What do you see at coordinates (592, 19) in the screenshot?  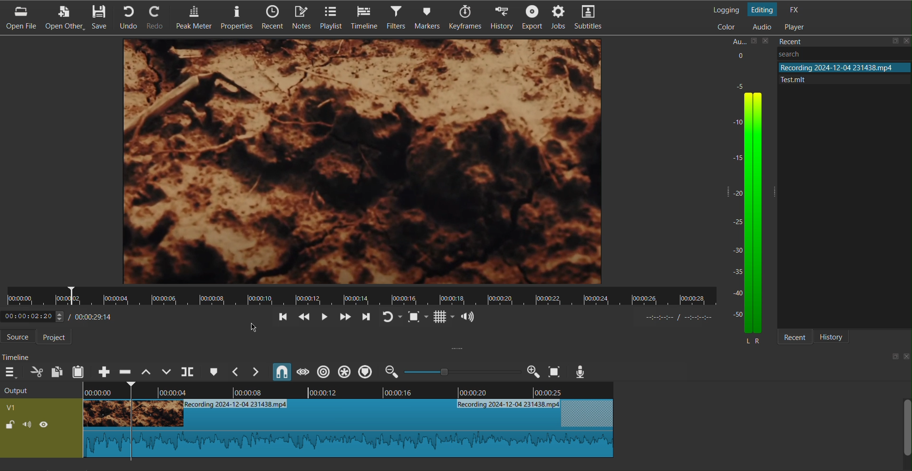 I see `Subtitles` at bounding box center [592, 19].